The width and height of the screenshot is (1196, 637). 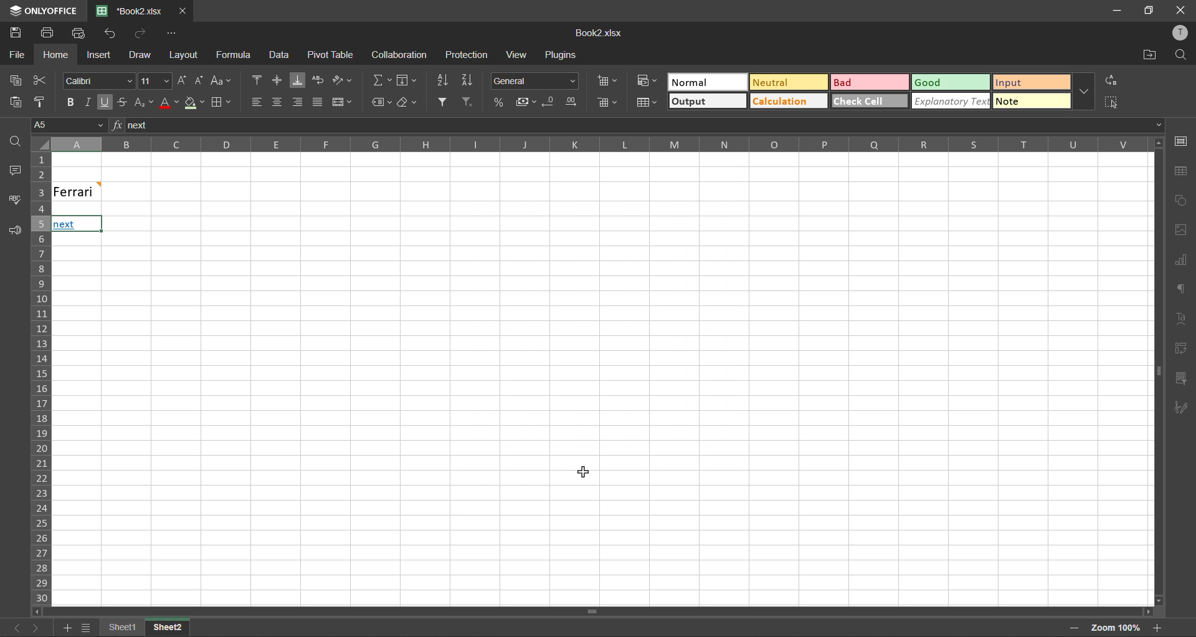 I want to click on merge and center, so click(x=342, y=102).